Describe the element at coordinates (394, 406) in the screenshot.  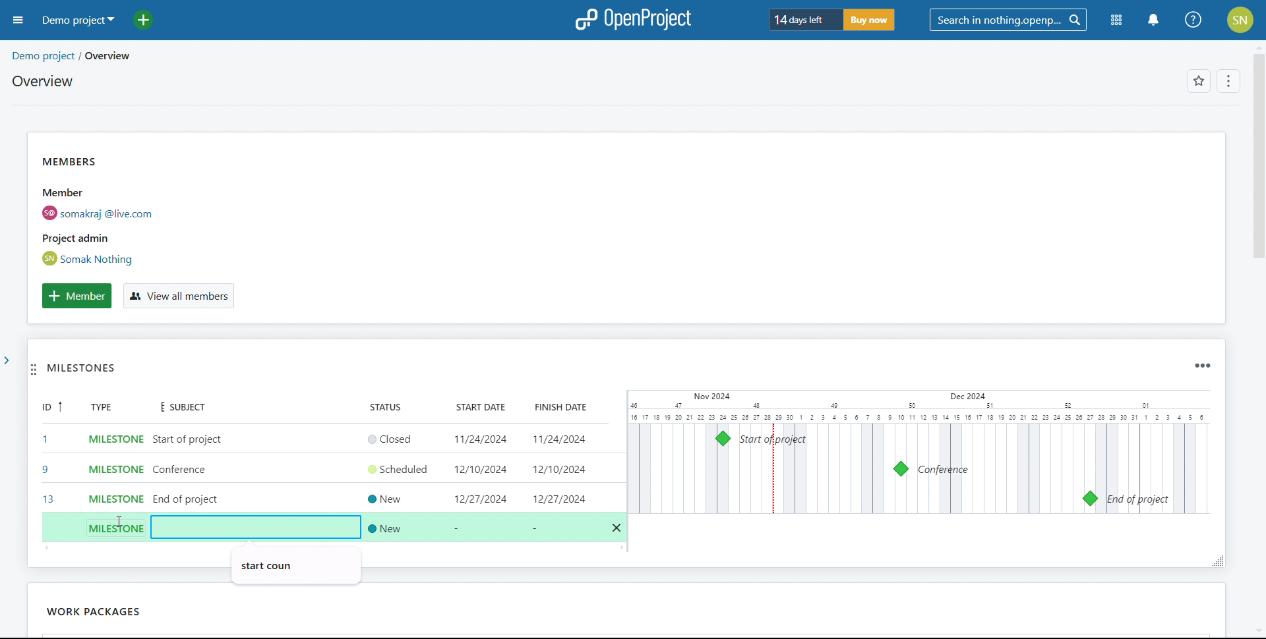
I see `status` at that location.